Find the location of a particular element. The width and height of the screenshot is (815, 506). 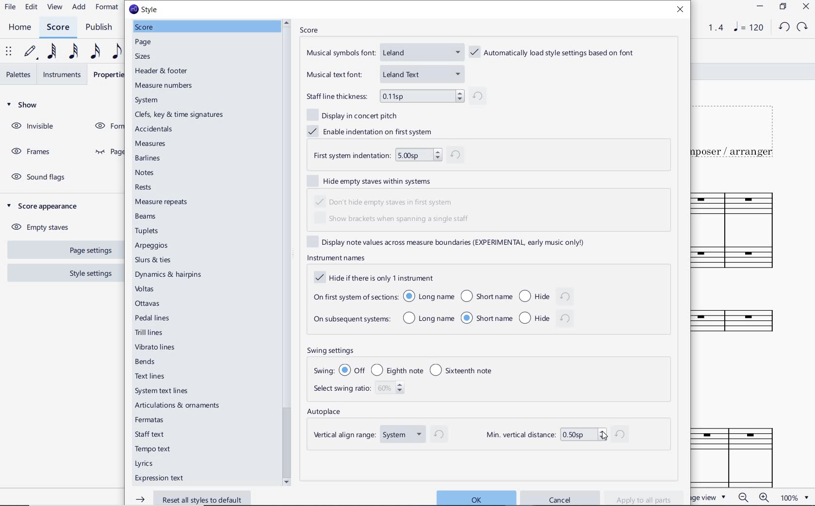

HIDE EMPTY STARVES WITH SYSTEM is located at coordinates (374, 181).